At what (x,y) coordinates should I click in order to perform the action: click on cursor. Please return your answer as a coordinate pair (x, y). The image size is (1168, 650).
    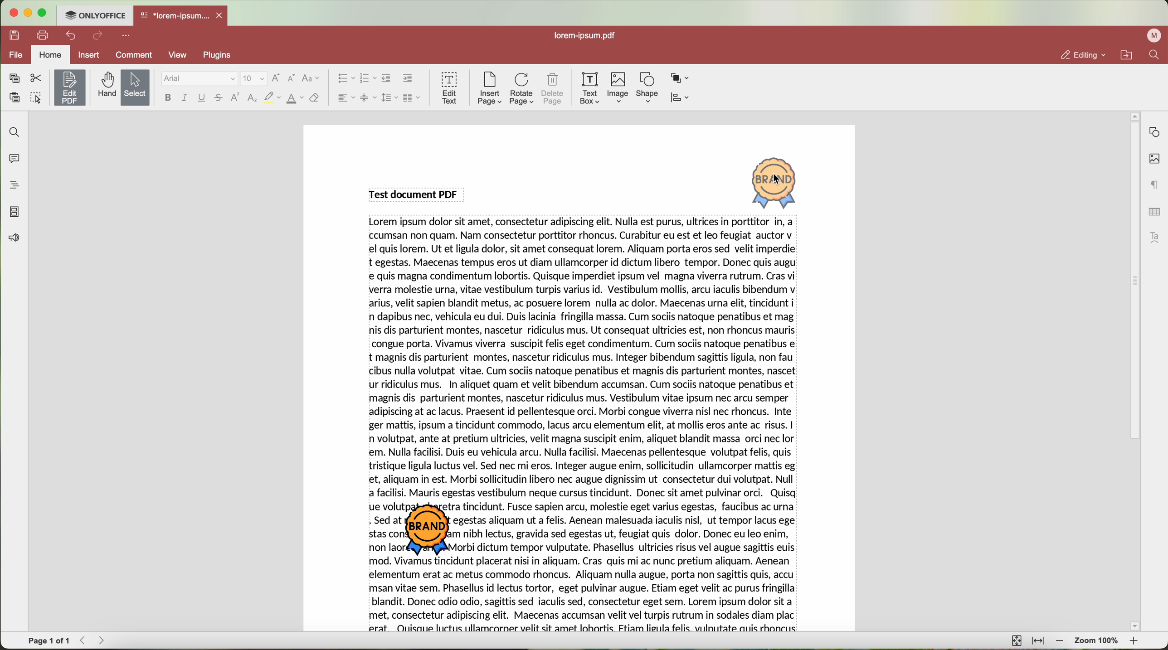
    Looking at the image, I should click on (779, 180).